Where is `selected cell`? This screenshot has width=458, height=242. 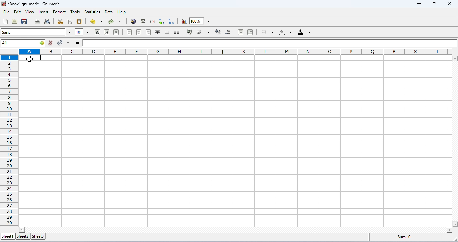
selected cell is located at coordinates (22, 43).